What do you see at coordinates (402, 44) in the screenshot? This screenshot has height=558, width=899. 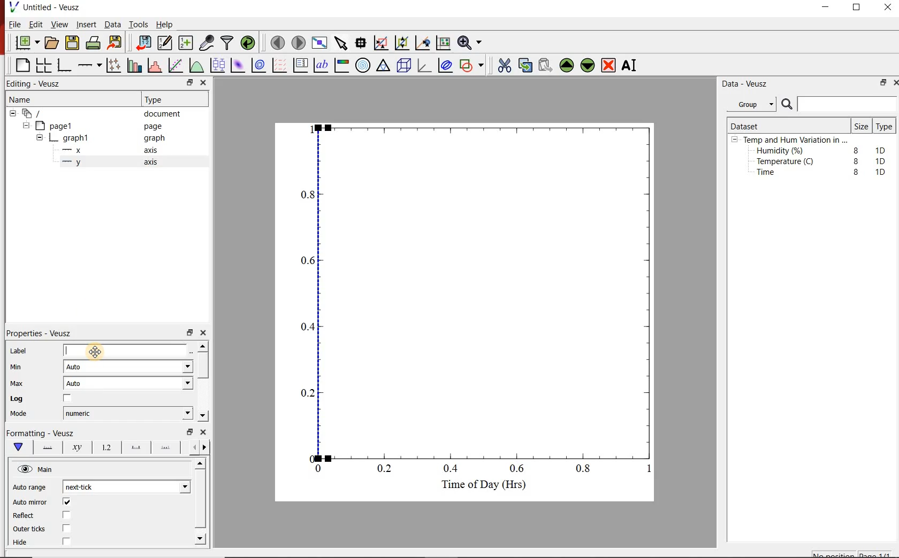 I see `click to zoom out of graph axes` at bounding box center [402, 44].